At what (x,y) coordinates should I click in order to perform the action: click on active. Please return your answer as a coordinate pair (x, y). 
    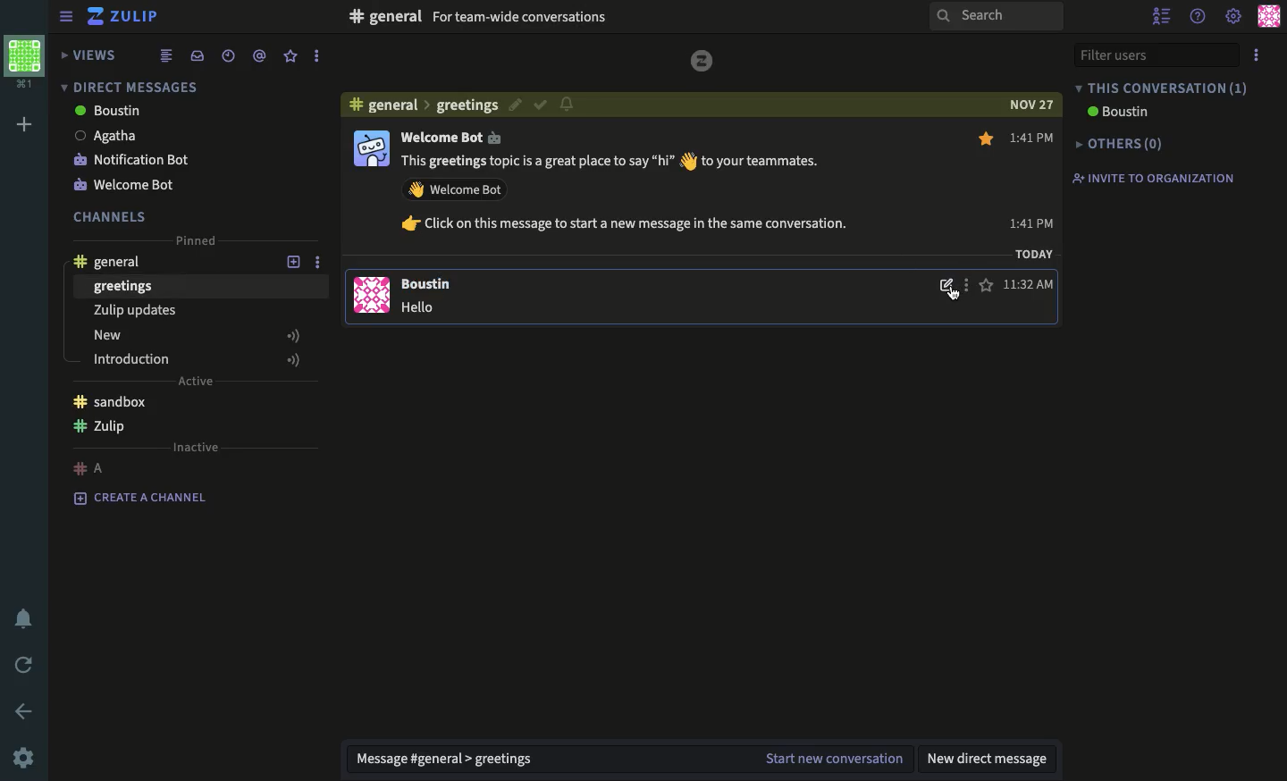
    Looking at the image, I should click on (195, 382).